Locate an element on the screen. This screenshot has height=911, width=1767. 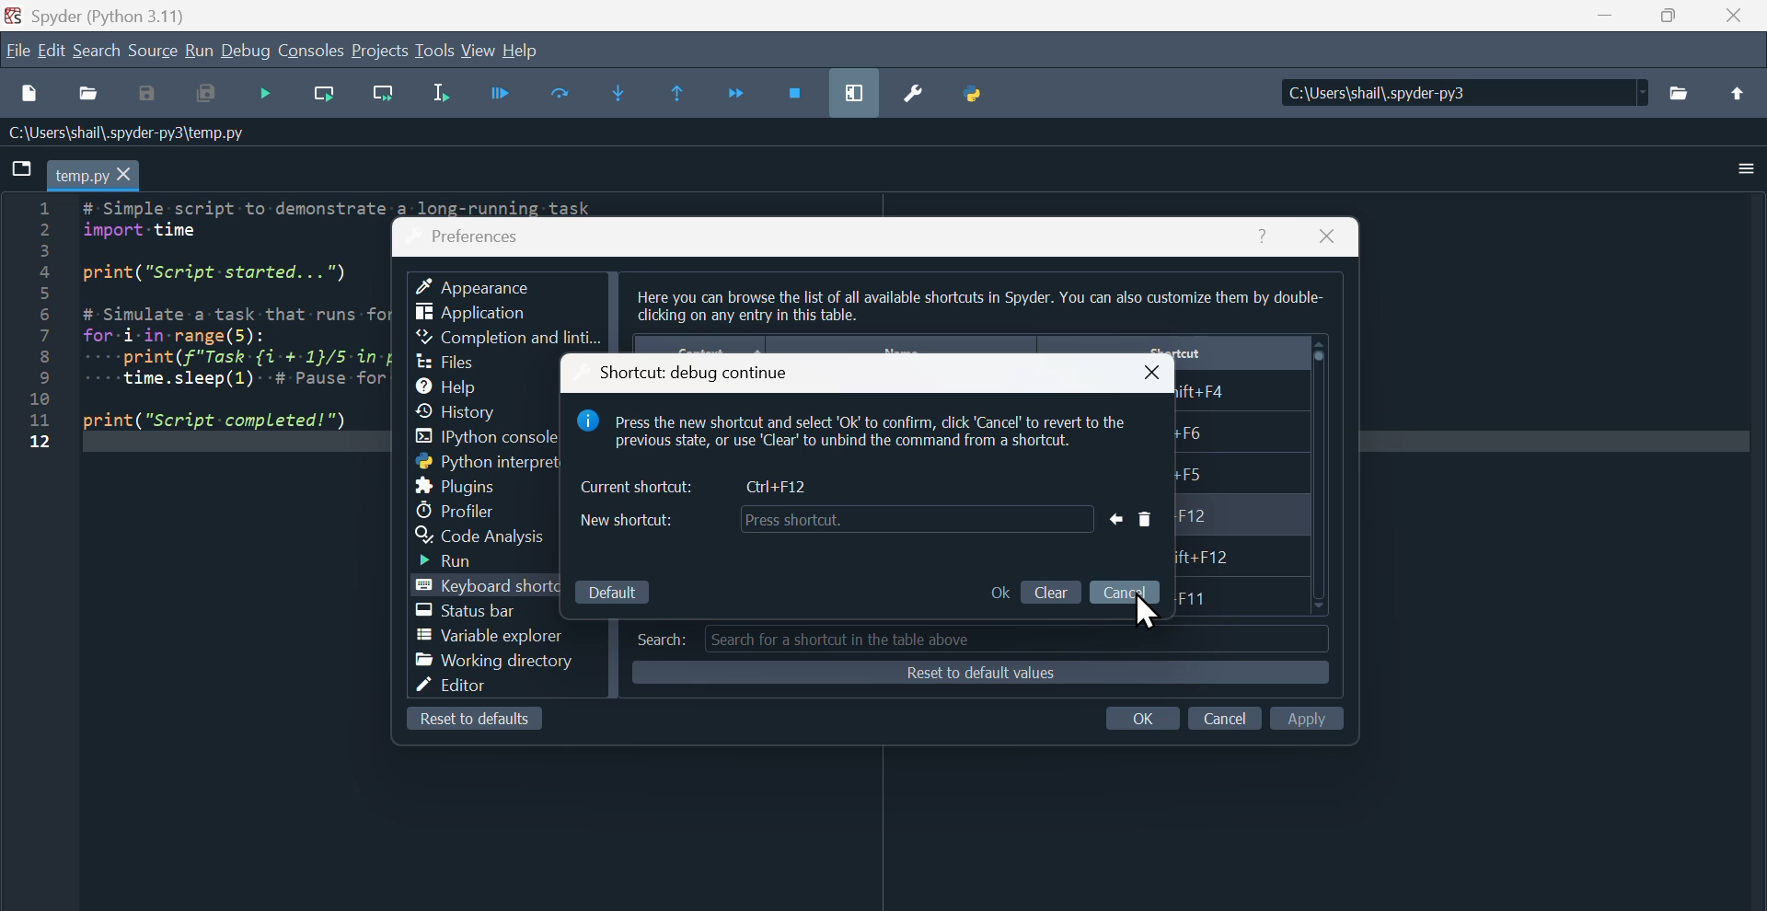
Python code is located at coordinates (180, 334).